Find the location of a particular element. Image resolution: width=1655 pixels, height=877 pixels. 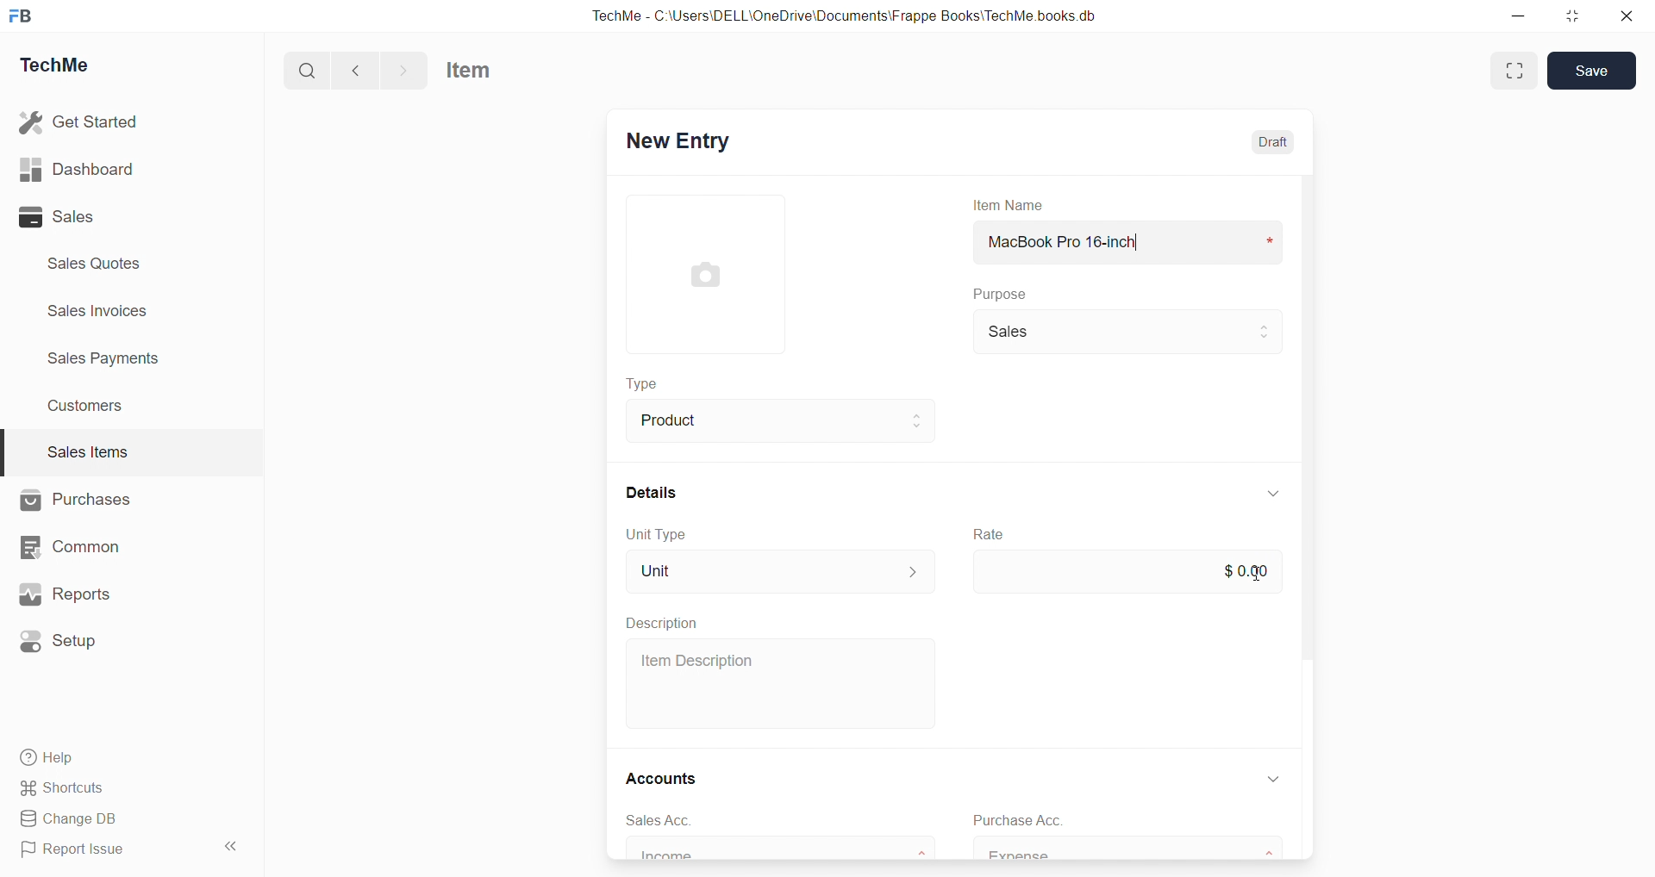

Sales Payments is located at coordinates (105, 358).